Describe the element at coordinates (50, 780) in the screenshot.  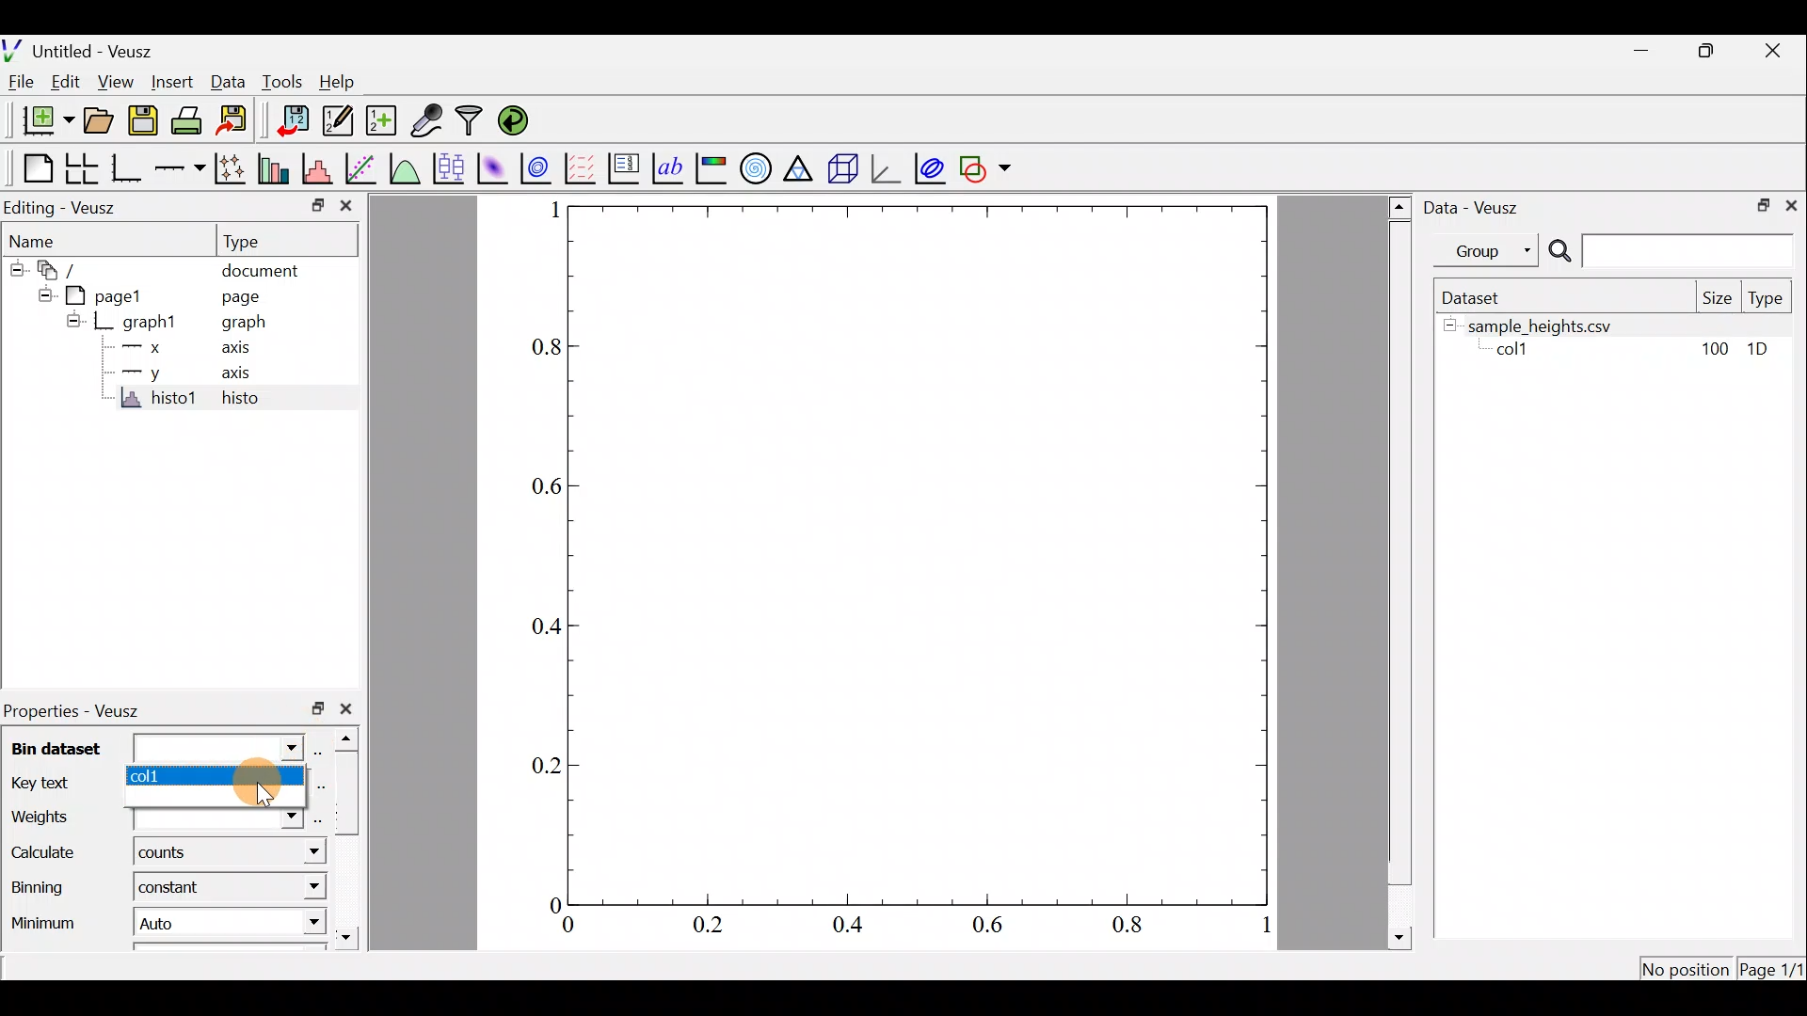
I see `Key text` at that location.